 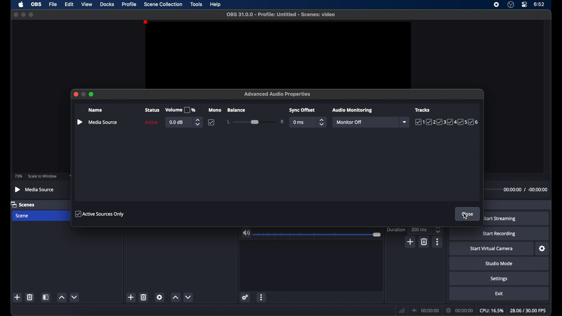 What do you see at coordinates (492, 249) in the screenshot?
I see `start virtual camera` at bounding box center [492, 249].